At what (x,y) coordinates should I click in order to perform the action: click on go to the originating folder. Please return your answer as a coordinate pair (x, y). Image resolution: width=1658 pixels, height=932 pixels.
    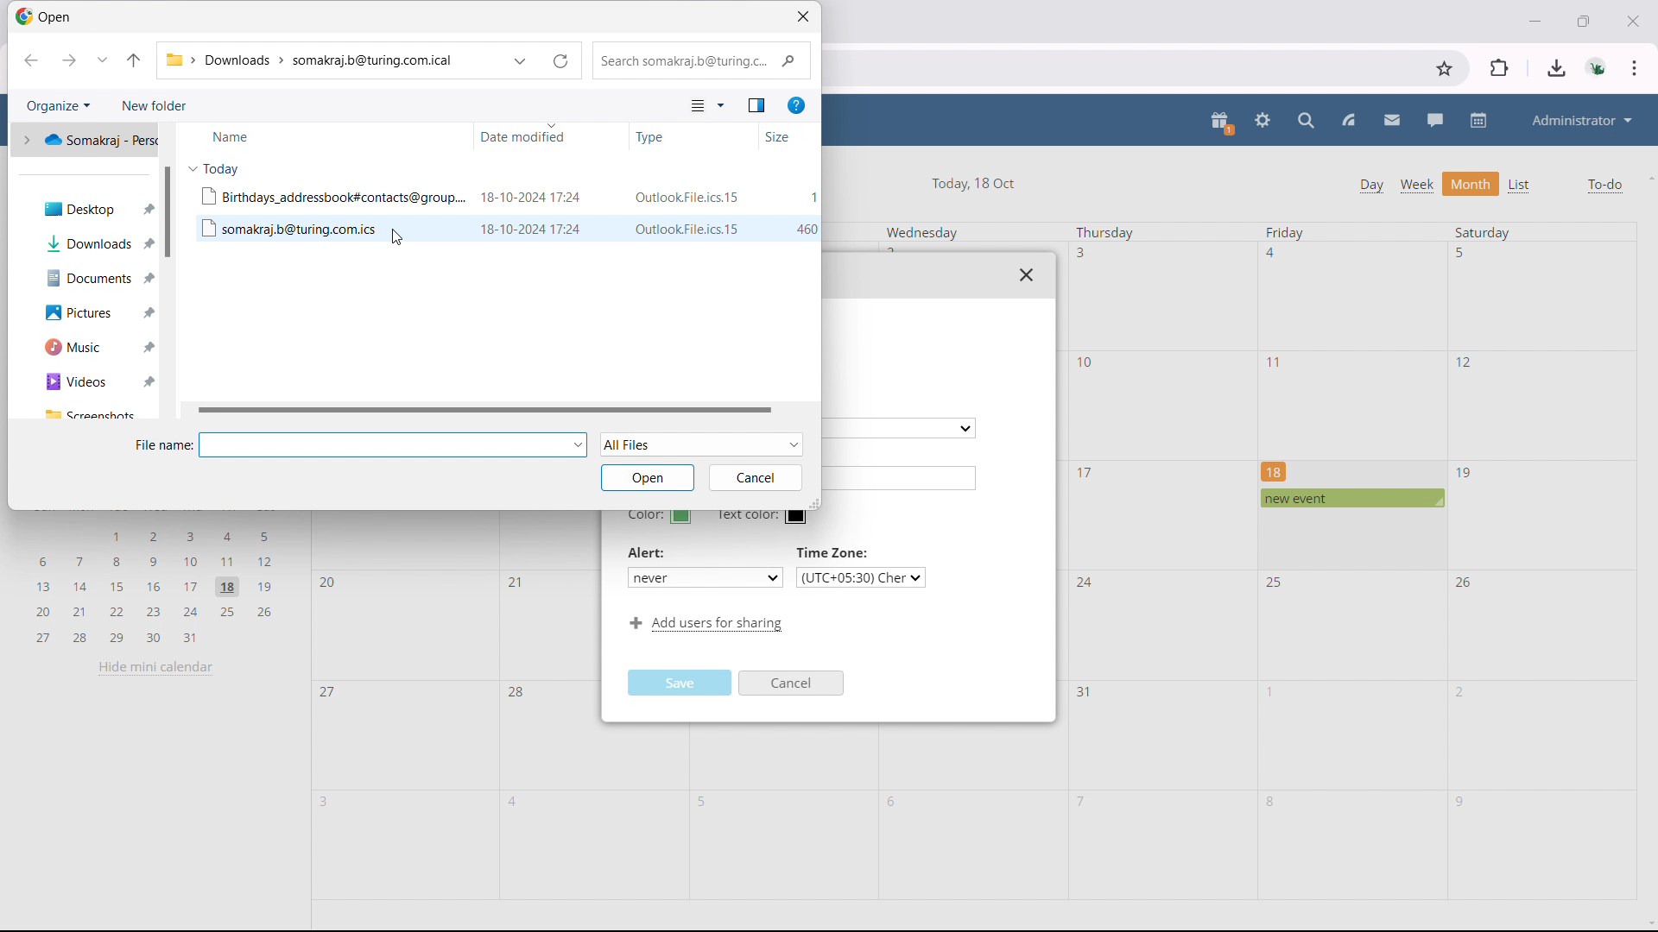
    Looking at the image, I should click on (135, 60).